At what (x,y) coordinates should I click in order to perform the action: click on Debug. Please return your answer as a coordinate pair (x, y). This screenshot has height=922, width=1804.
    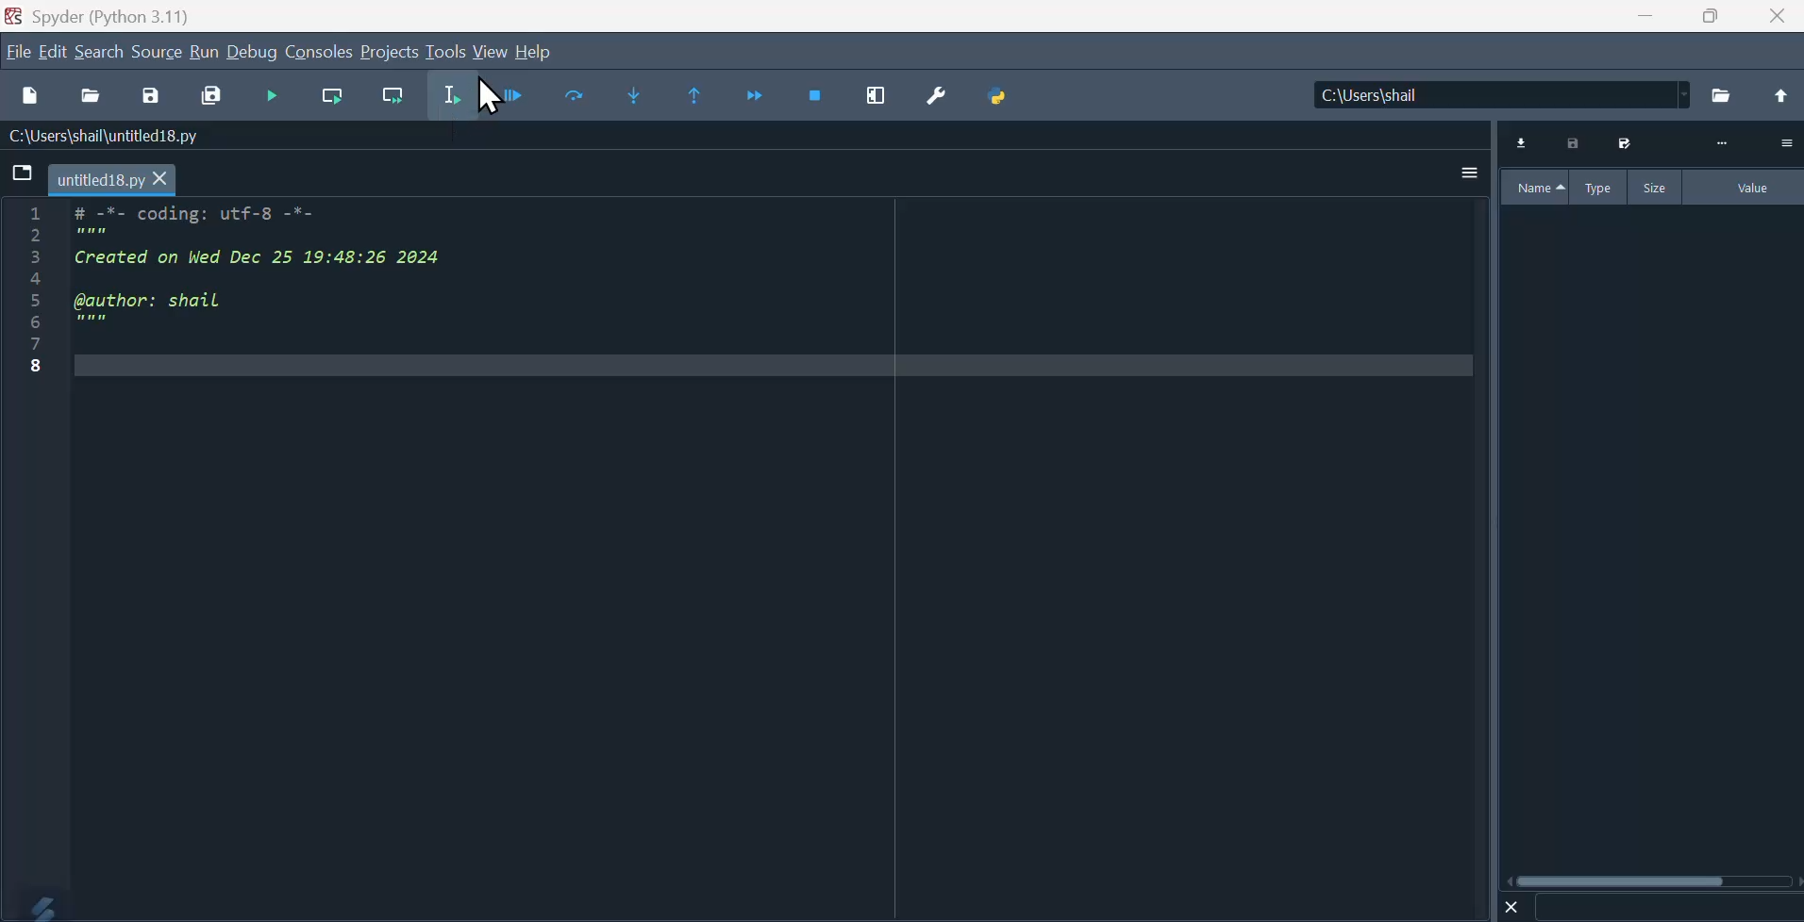
    Looking at the image, I should click on (253, 51).